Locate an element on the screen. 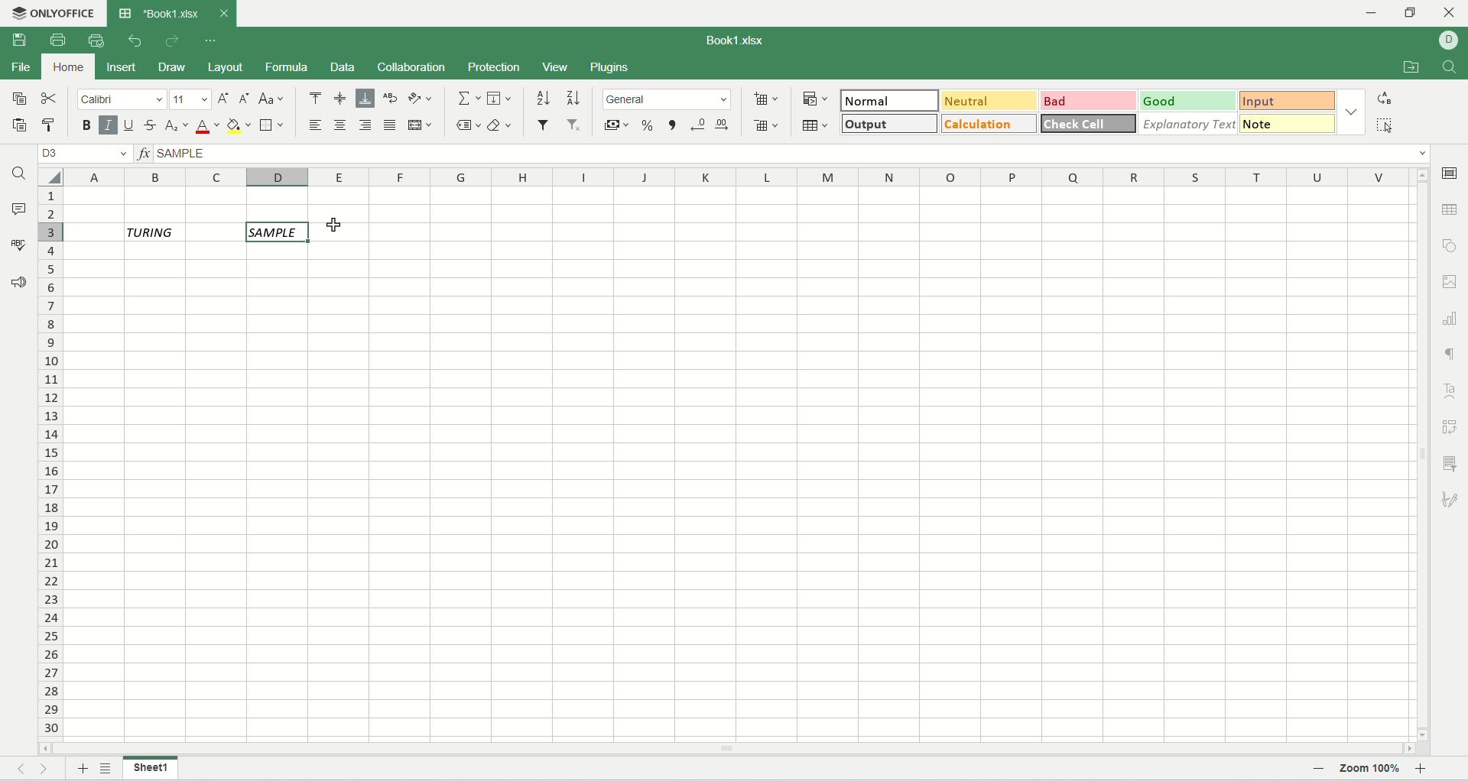 The width and height of the screenshot is (1468, 781). decrease font size is located at coordinates (245, 99).